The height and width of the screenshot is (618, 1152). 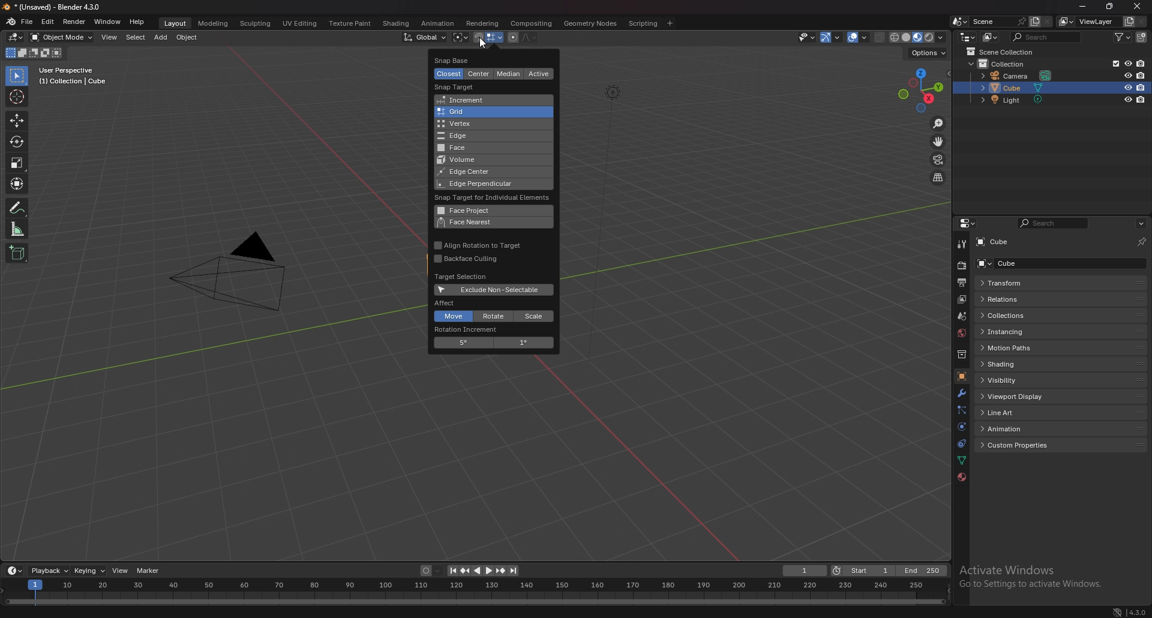 I want to click on rotate, so click(x=17, y=141).